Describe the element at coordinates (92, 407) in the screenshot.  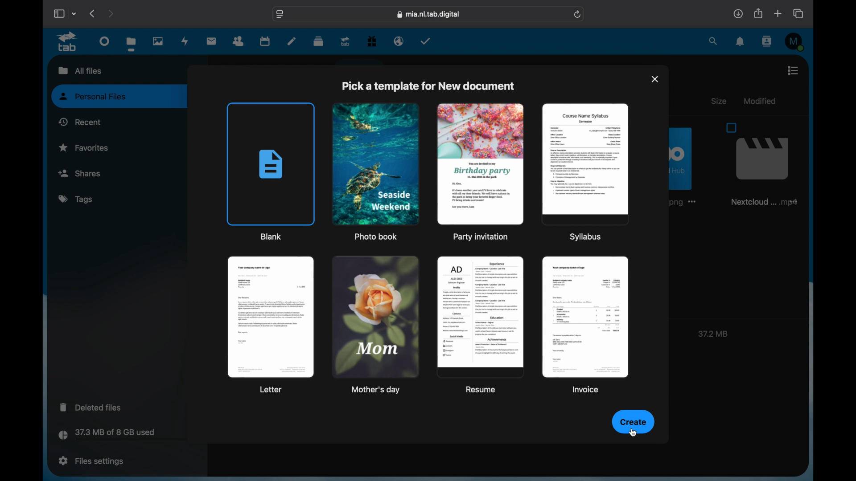
I see `deleted` at that location.